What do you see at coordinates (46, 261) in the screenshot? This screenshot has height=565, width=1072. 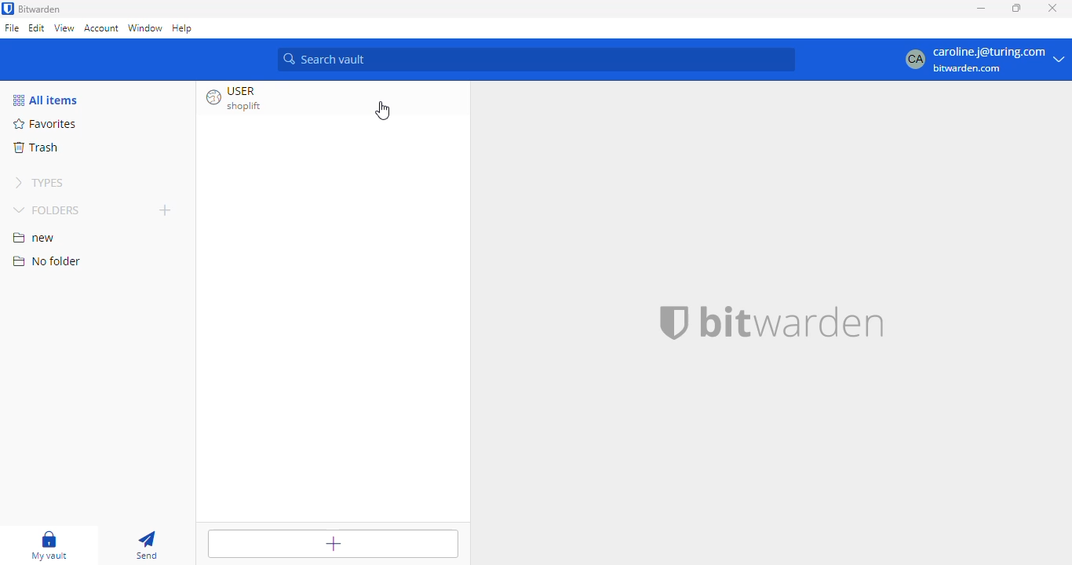 I see `no folder` at bounding box center [46, 261].